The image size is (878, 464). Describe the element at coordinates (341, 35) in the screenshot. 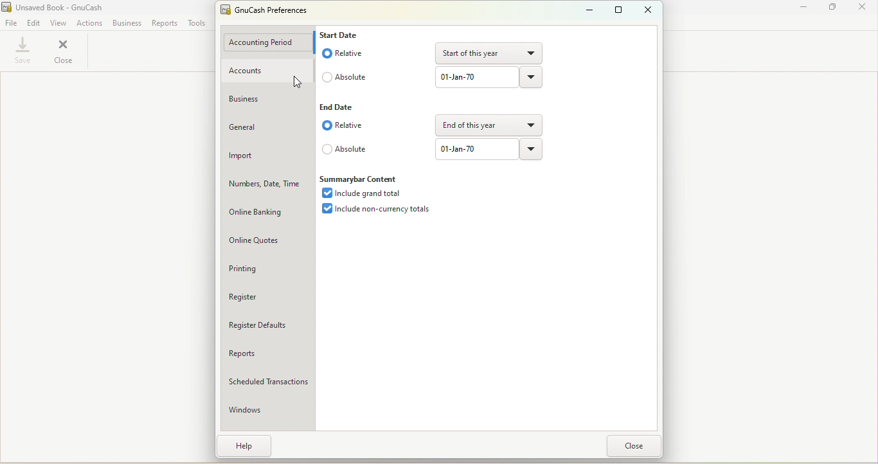

I see `Start date` at that location.